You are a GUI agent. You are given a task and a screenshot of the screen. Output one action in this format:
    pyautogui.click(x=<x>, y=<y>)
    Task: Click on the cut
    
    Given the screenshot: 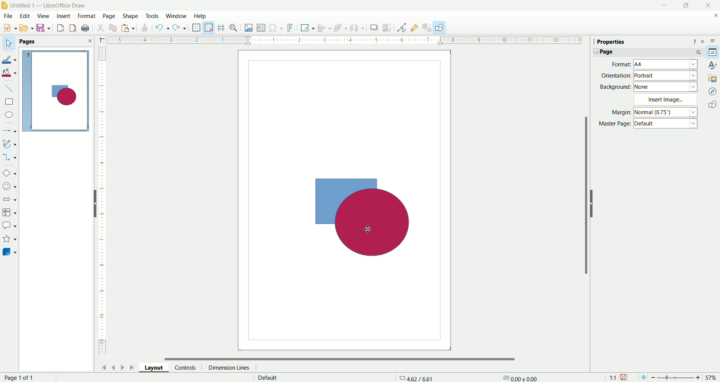 What is the action you would take?
    pyautogui.click(x=100, y=27)
    